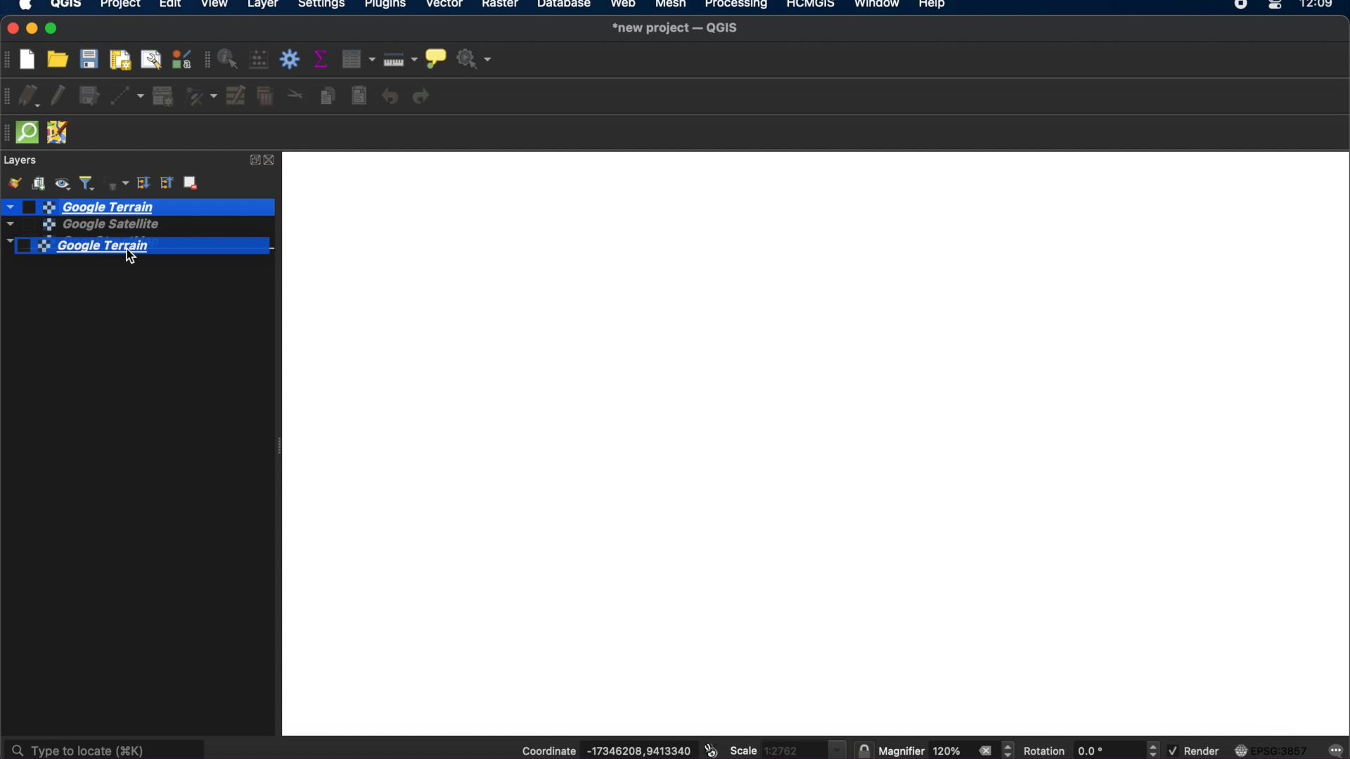  What do you see at coordinates (923, 751) in the screenshot?
I see `magnifier 120%` at bounding box center [923, 751].